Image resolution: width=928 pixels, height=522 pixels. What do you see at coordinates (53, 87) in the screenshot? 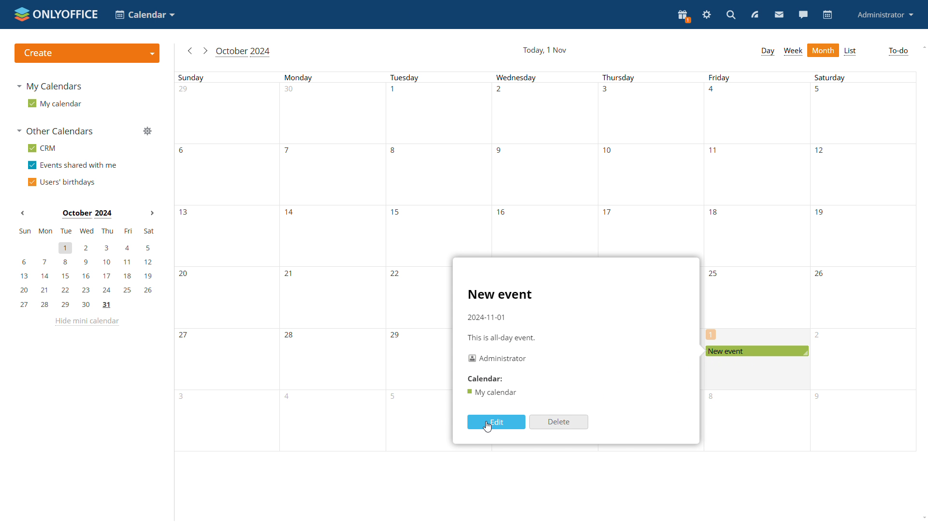
I see `my calendars` at bounding box center [53, 87].